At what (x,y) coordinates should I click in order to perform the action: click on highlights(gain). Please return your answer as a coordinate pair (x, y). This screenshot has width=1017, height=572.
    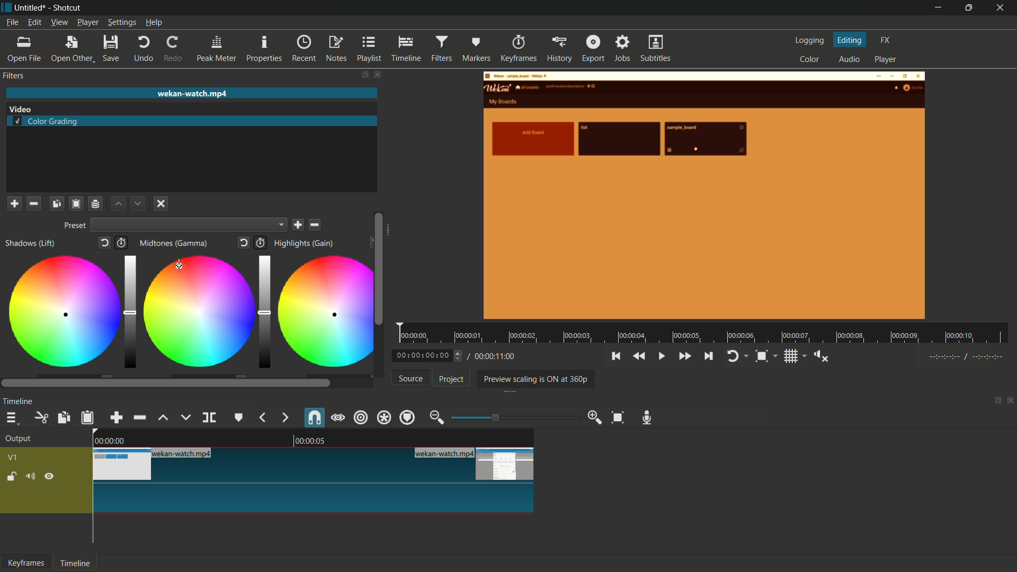
    Looking at the image, I should click on (305, 244).